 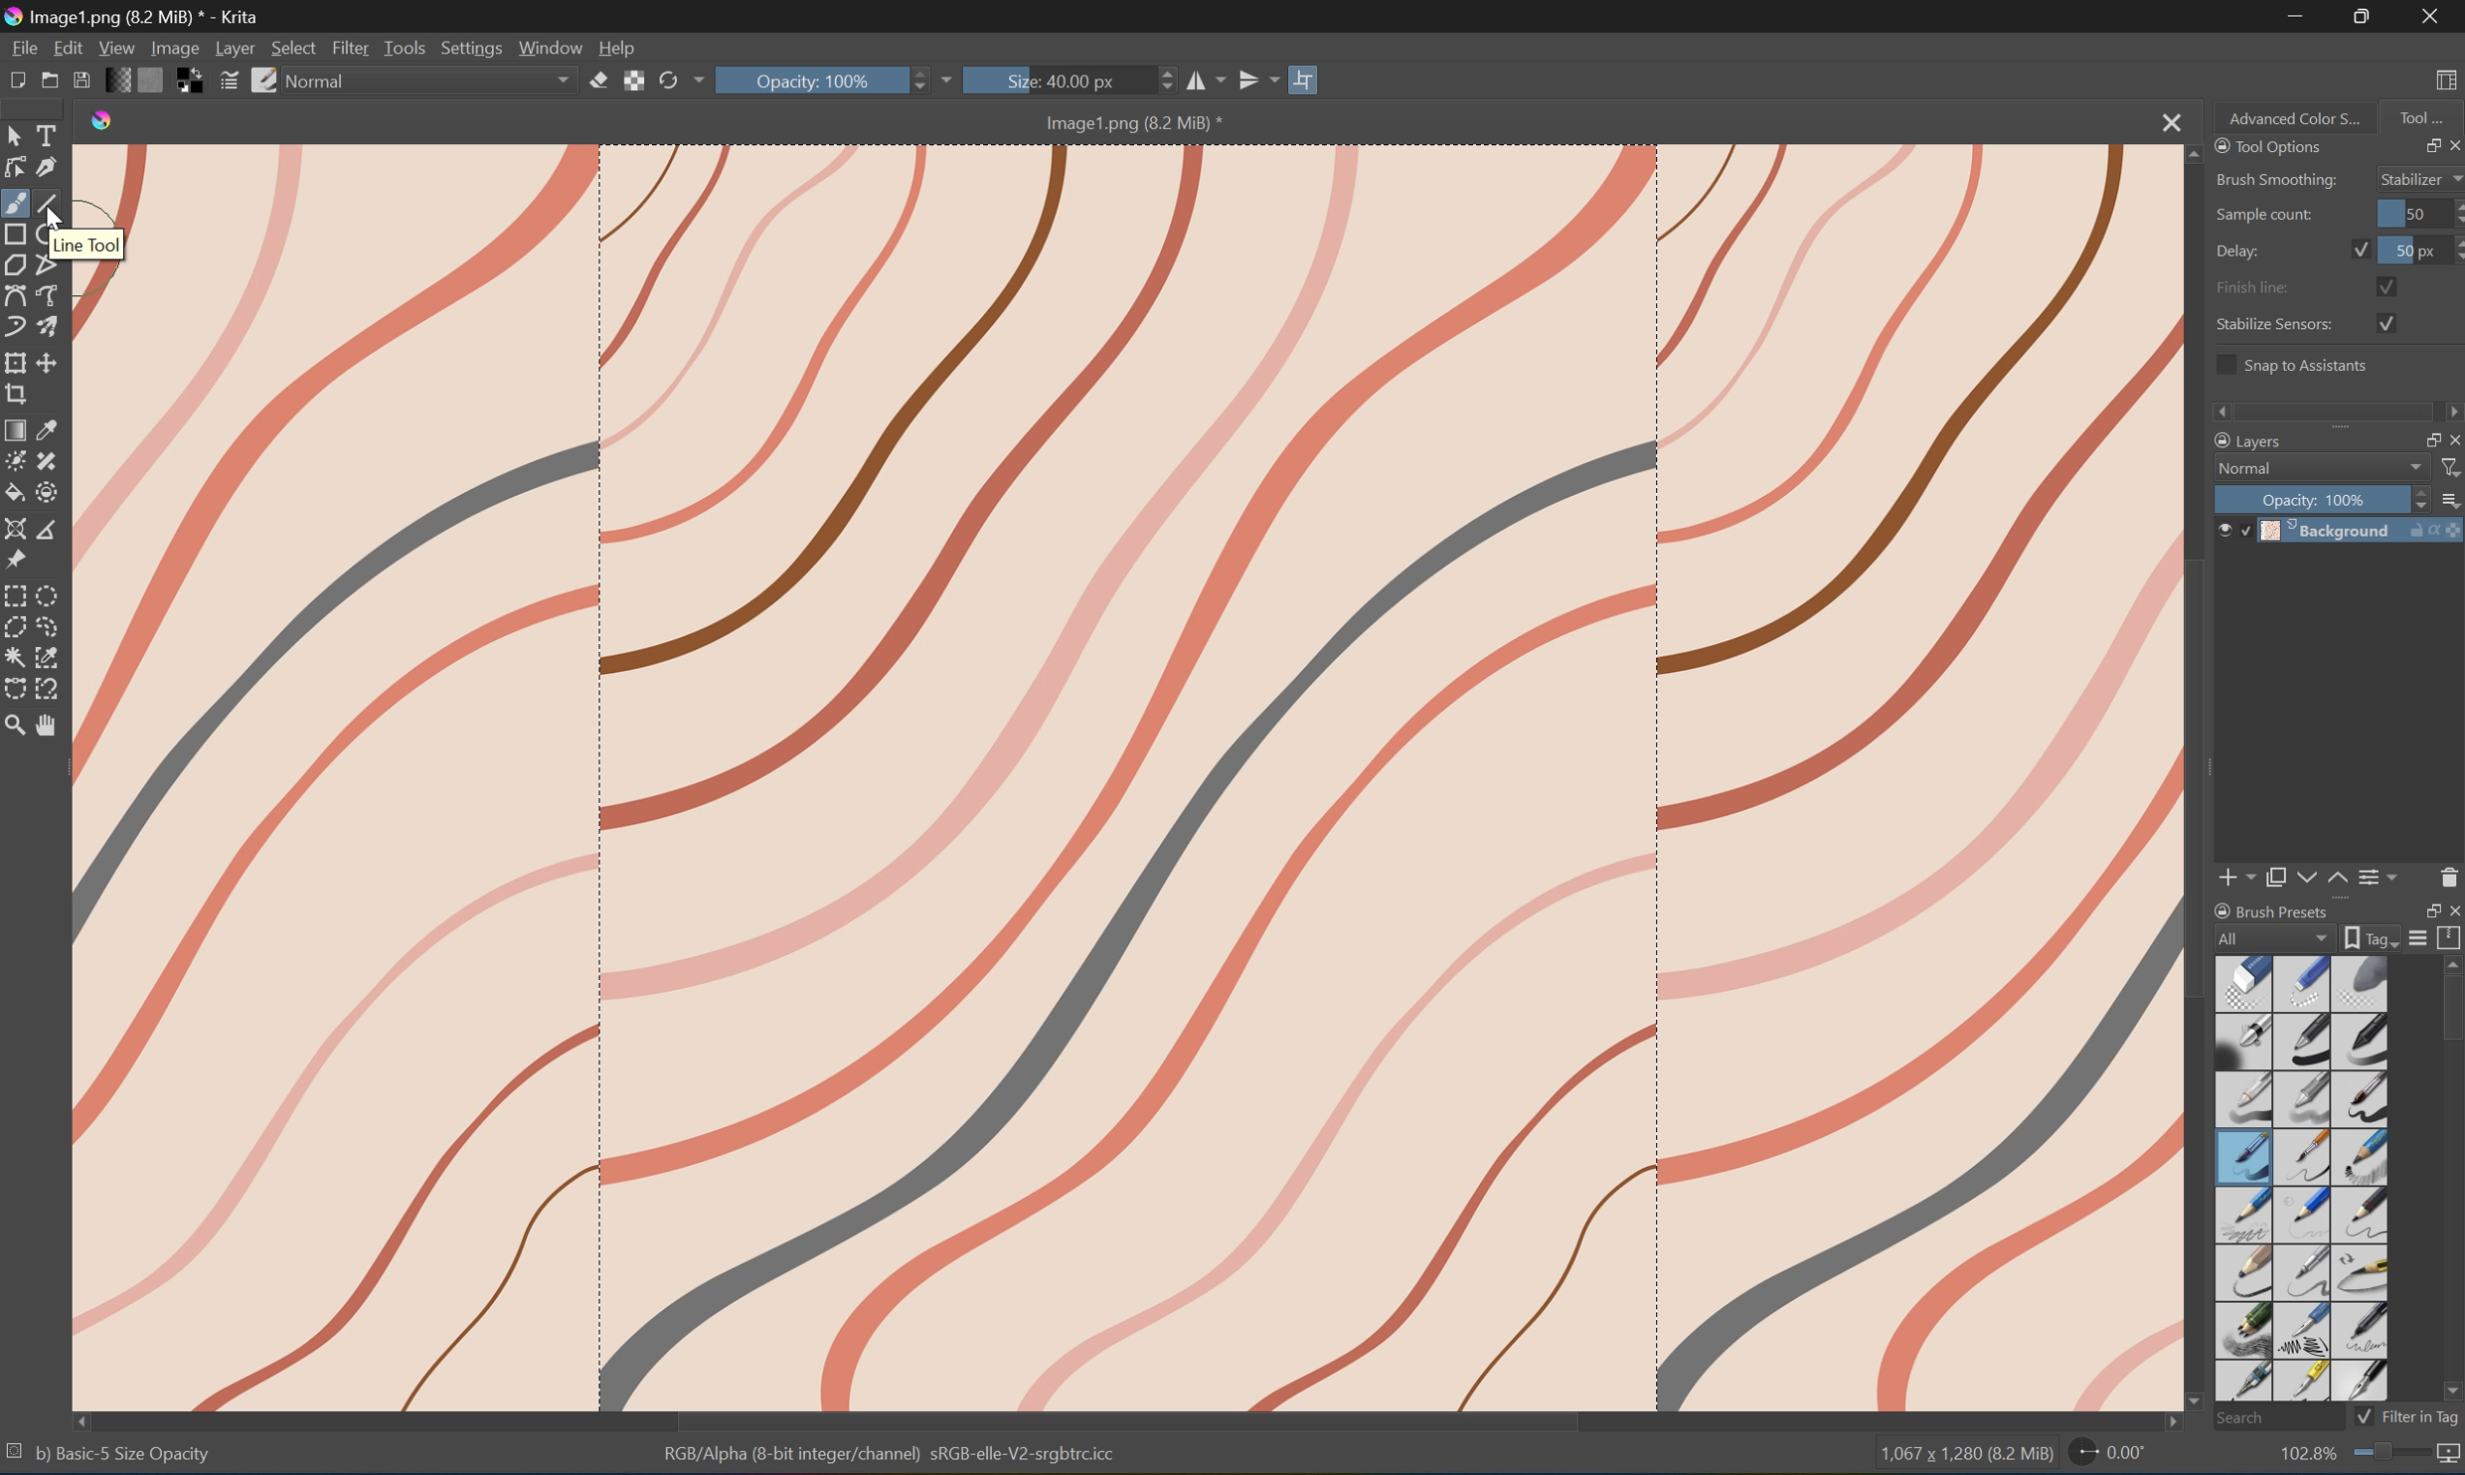 I want to click on 50 px, so click(x=2416, y=248).